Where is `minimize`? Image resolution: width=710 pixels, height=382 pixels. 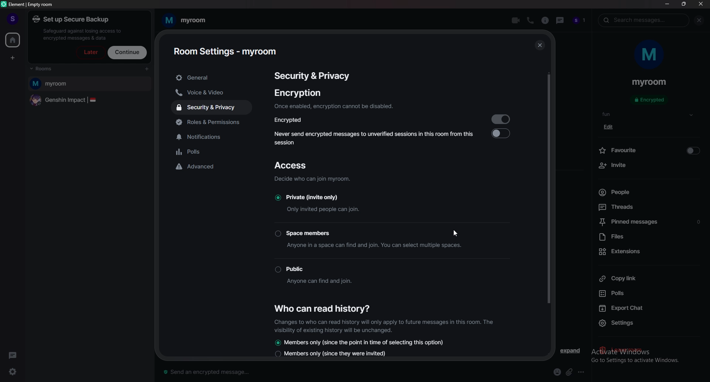
minimize is located at coordinates (668, 5).